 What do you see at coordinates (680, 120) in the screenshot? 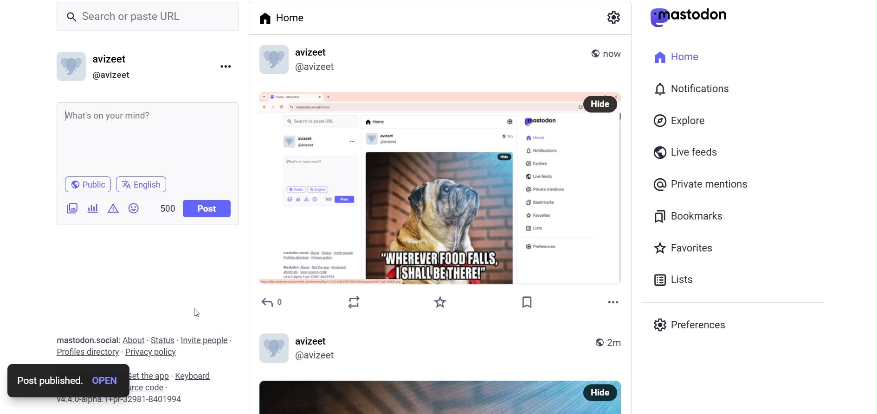
I see `explore` at bounding box center [680, 120].